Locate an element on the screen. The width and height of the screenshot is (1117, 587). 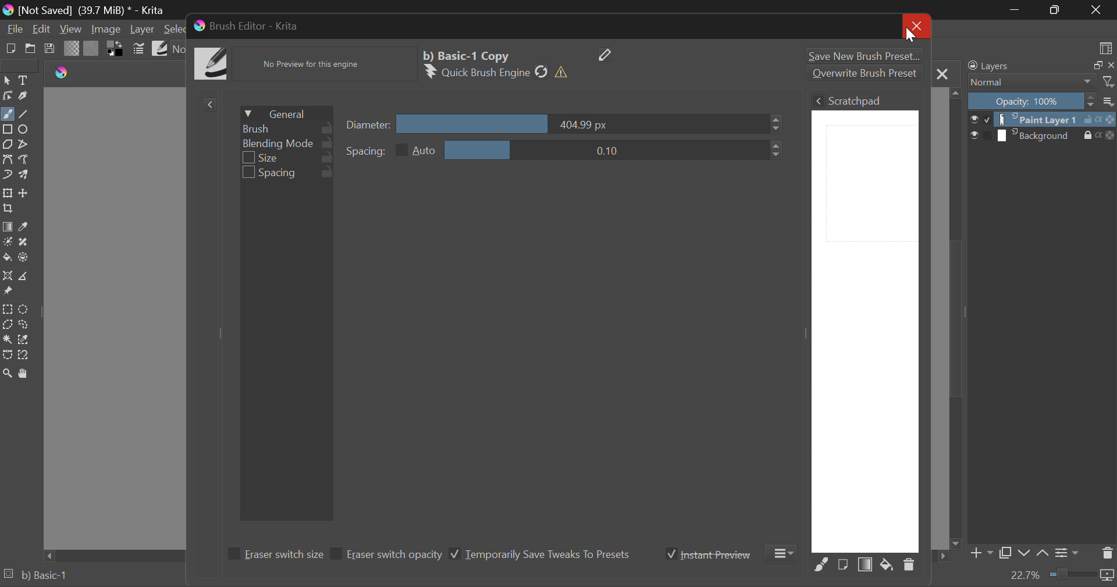
Freehand Path Tools is located at coordinates (27, 159).